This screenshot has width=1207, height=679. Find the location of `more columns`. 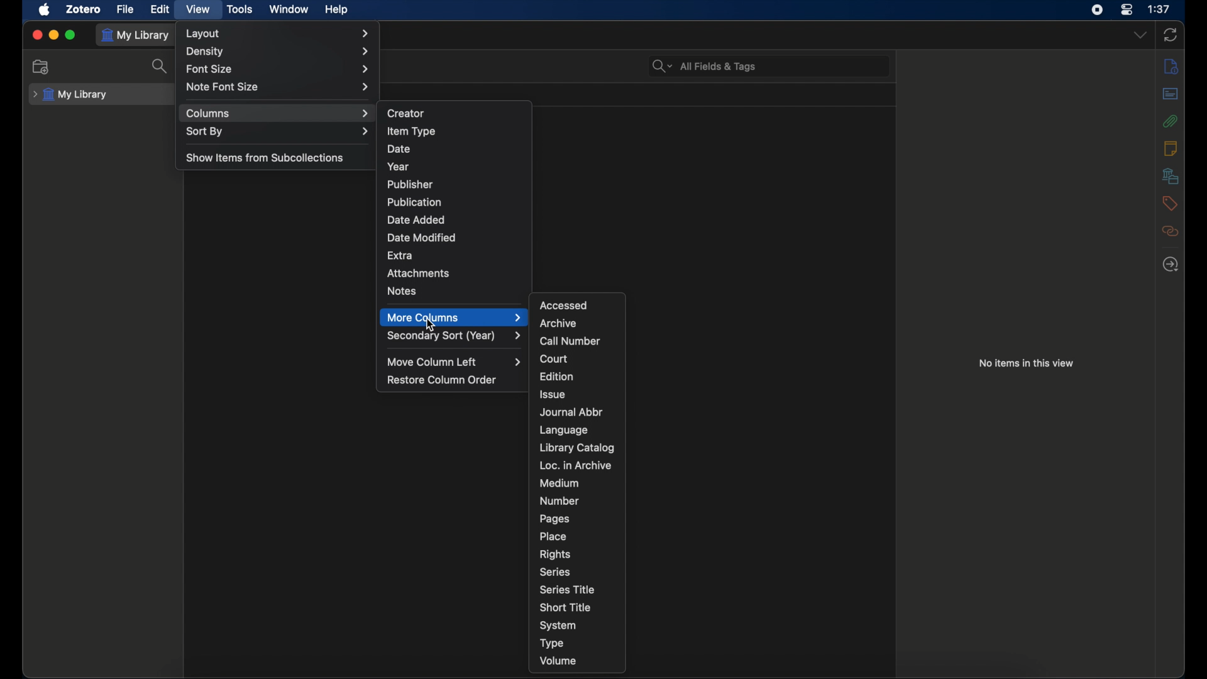

more columns is located at coordinates (455, 317).